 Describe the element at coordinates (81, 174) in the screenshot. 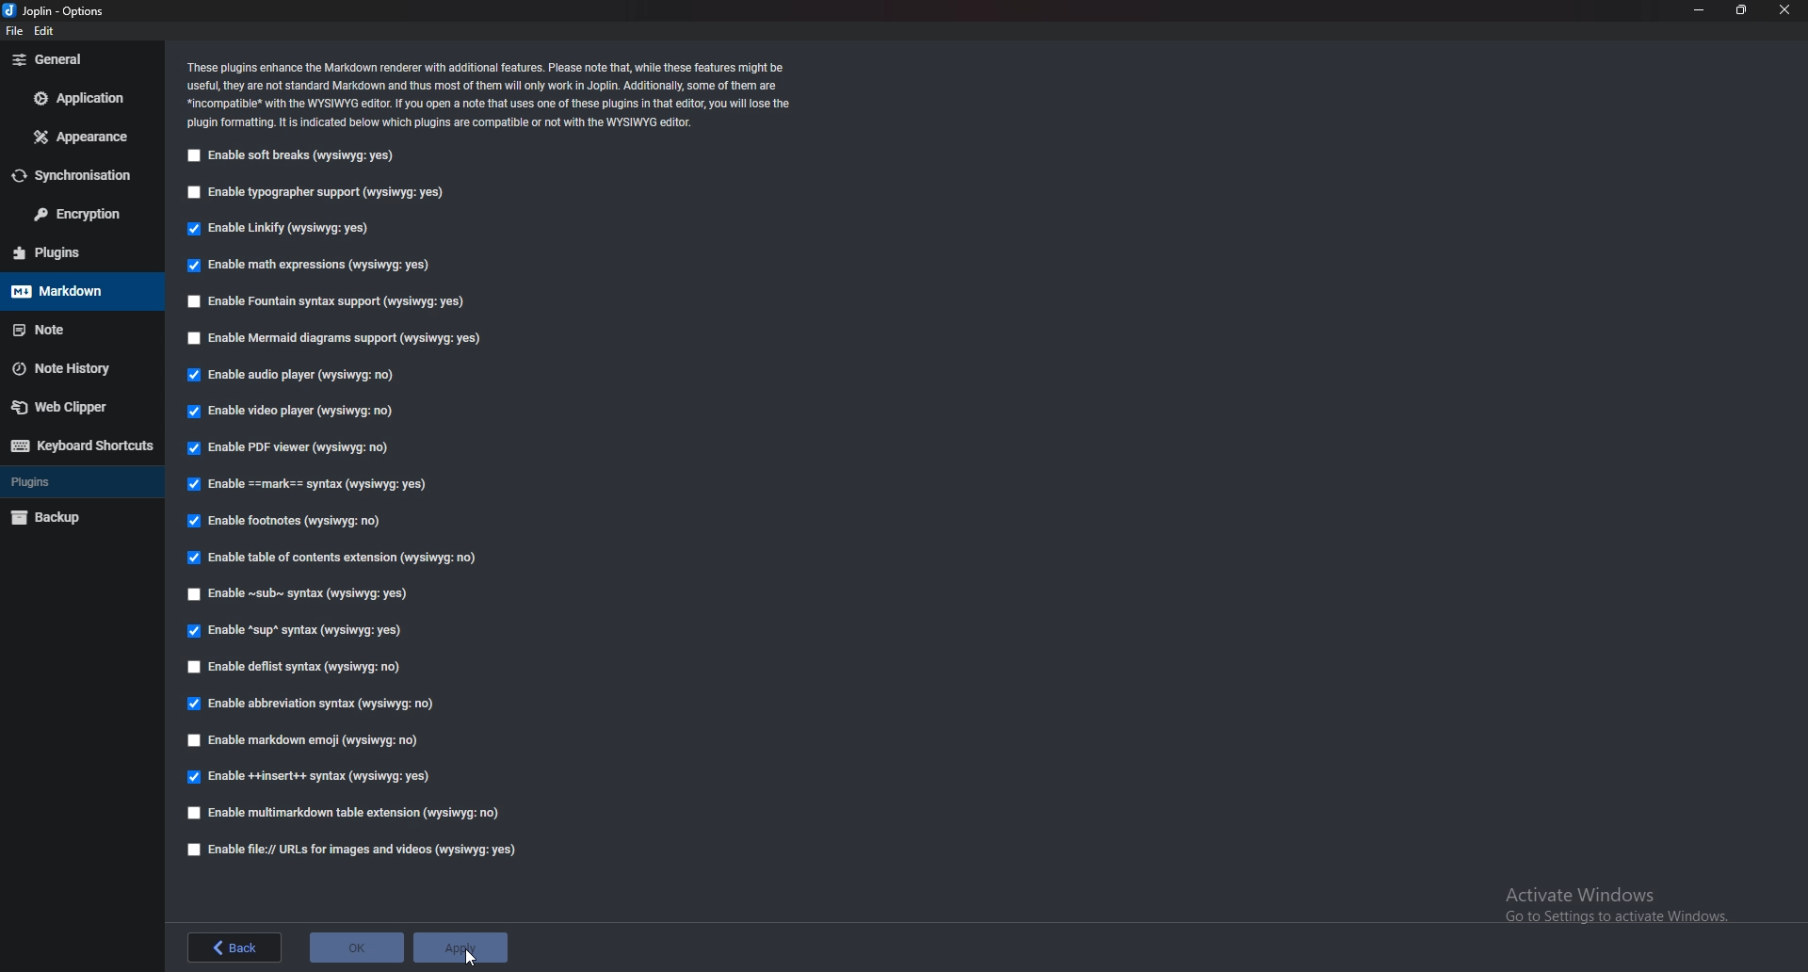

I see `Synchronization` at that location.